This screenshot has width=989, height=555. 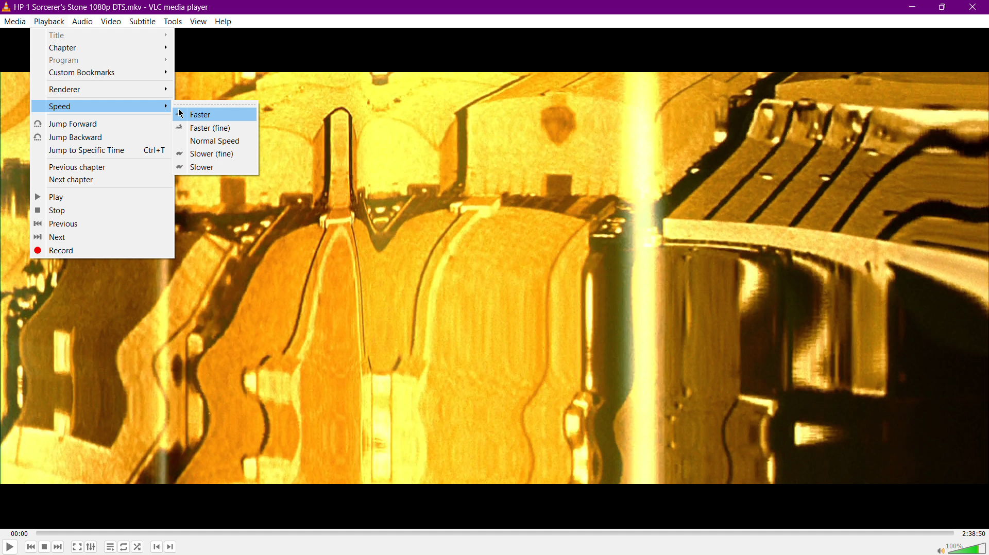 I want to click on Video, so click(x=111, y=21).